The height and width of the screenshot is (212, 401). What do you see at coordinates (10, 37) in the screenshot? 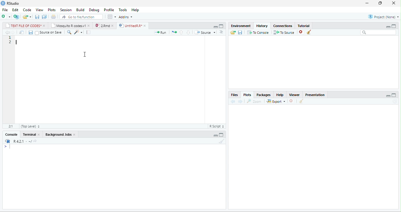
I see `1` at bounding box center [10, 37].